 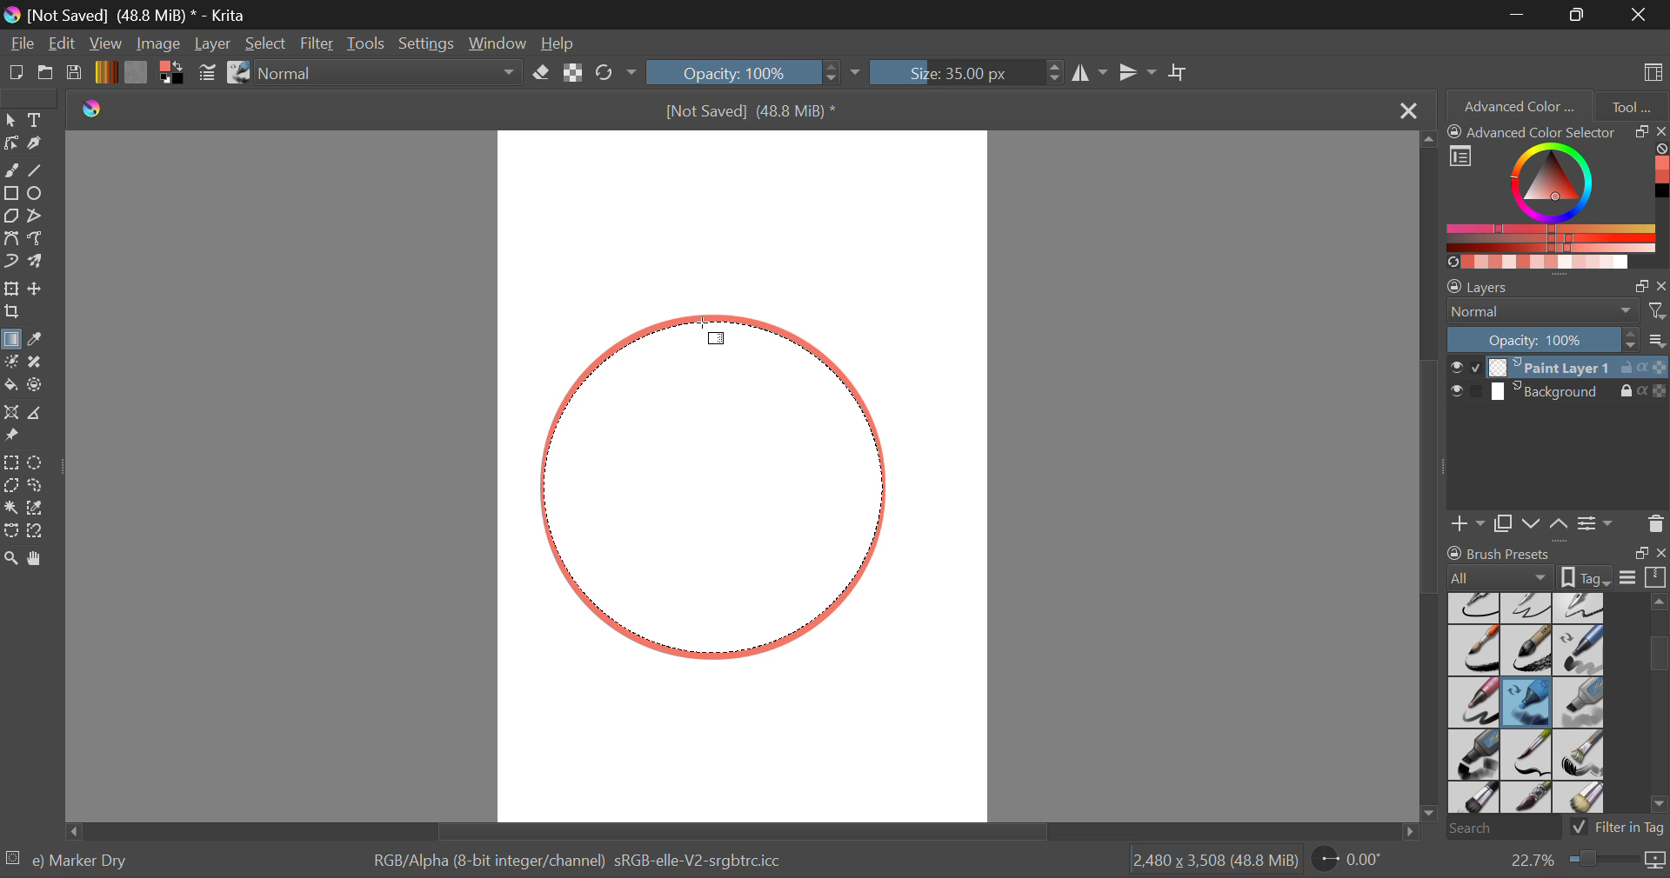 I want to click on Dynamic Brush Tool, so click(x=10, y=263).